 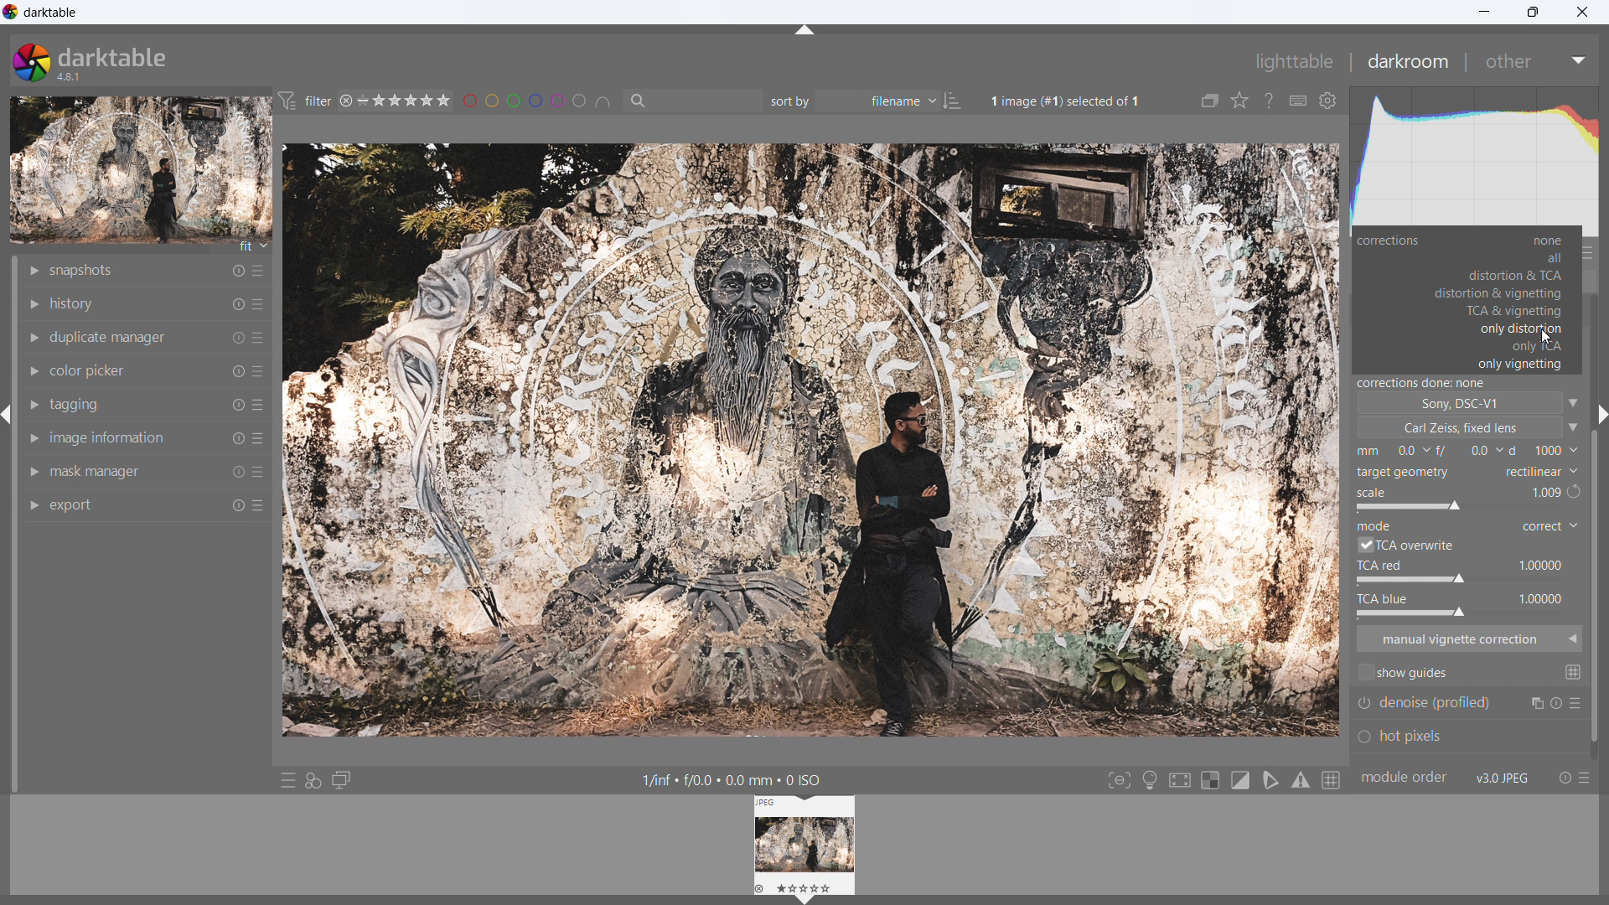 I want to click on reset, so click(x=238, y=270).